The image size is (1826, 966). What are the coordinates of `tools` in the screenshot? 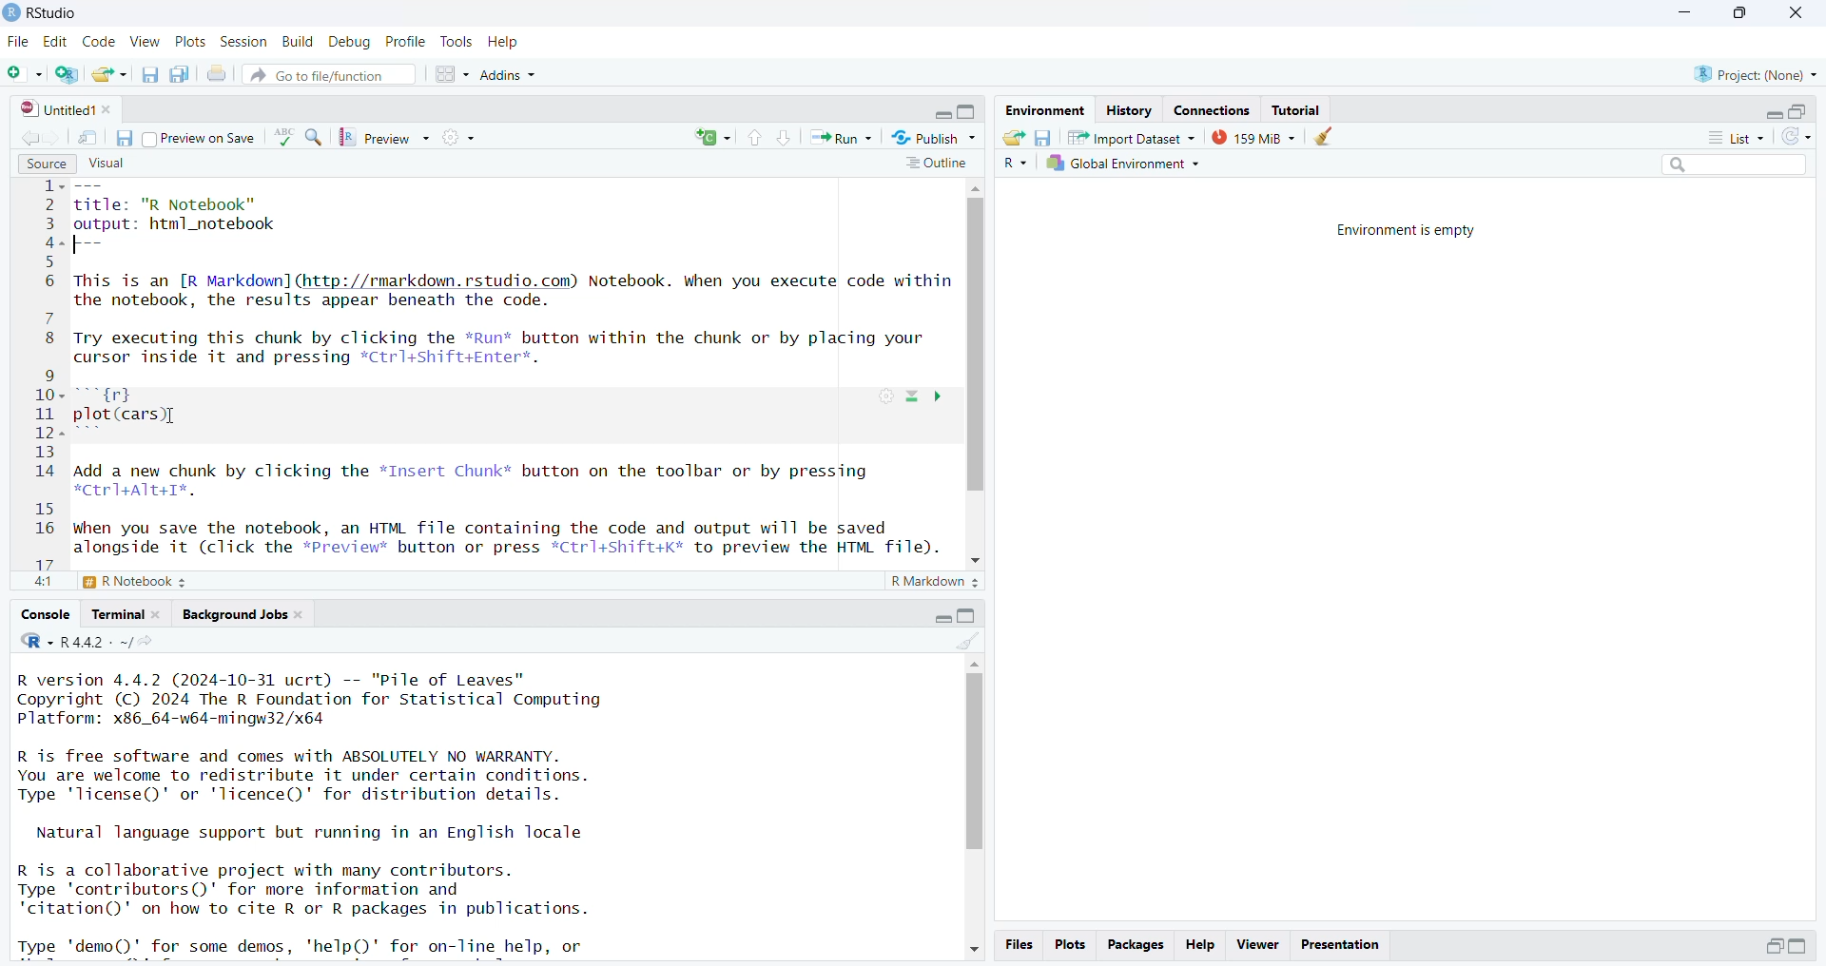 It's located at (457, 42).